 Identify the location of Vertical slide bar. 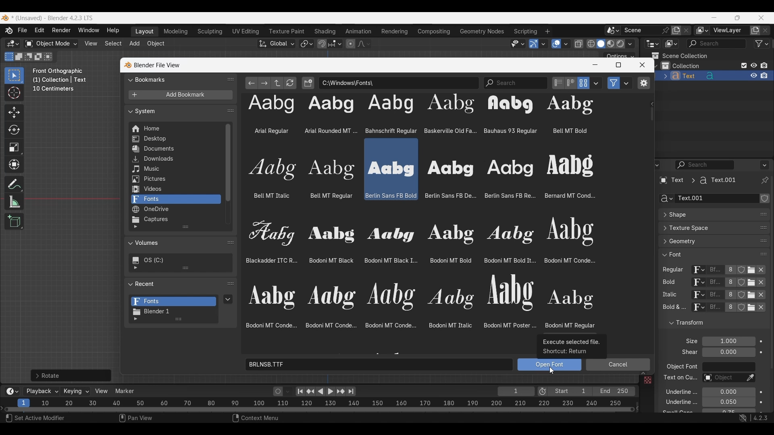
(228, 163).